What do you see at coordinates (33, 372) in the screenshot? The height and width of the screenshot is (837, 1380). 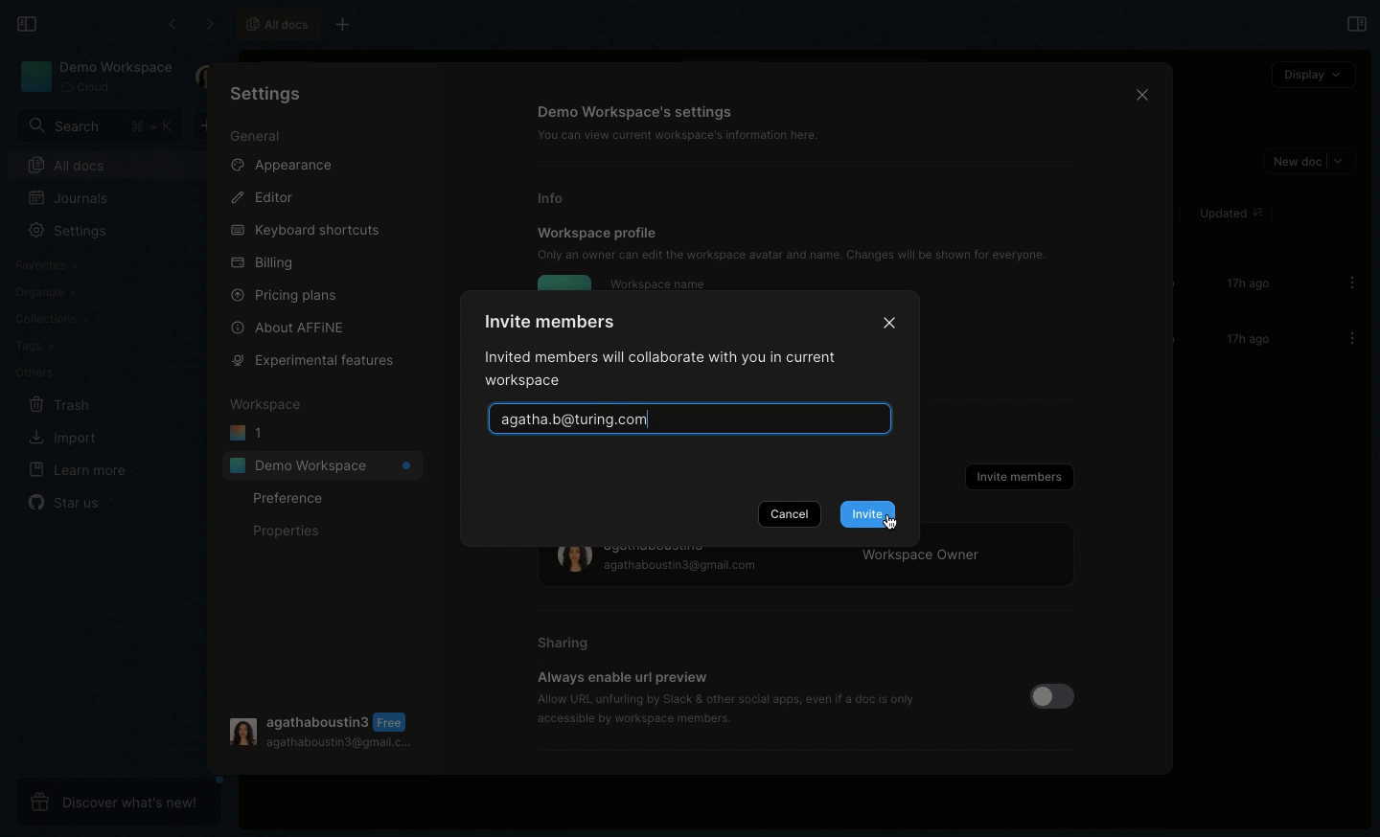 I see `Others` at bounding box center [33, 372].